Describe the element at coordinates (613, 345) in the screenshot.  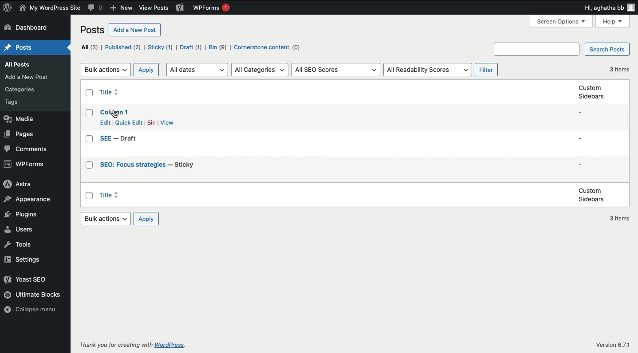
I see `Version 6.7.1` at that location.